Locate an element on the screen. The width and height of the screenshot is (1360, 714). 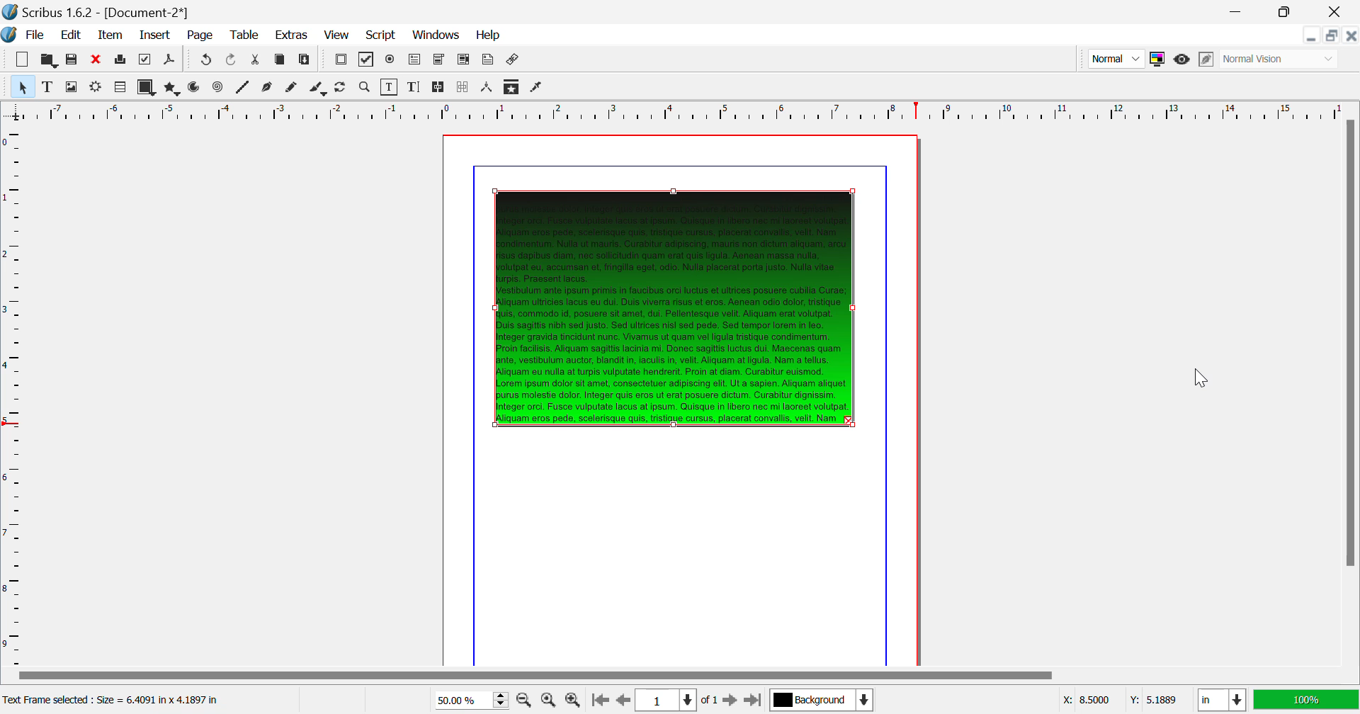
Text frame with vertical gradient is located at coordinates (674, 308).